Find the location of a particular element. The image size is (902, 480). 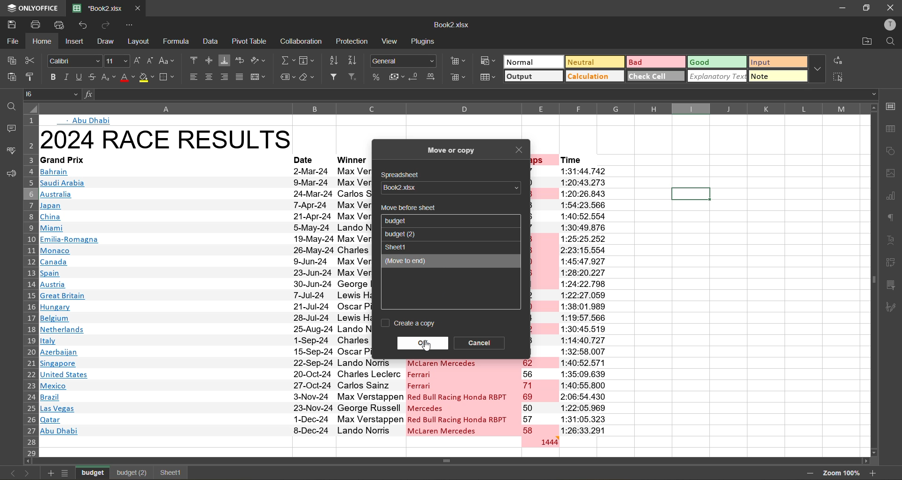

call settings is located at coordinates (890, 106).